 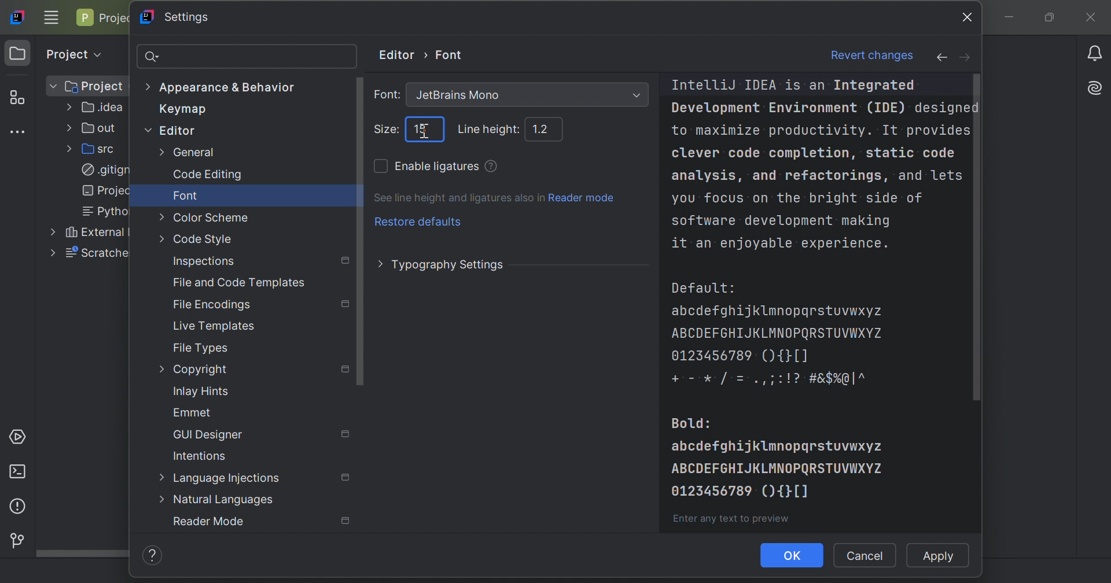 What do you see at coordinates (729, 521) in the screenshot?
I see `Enter any text to preview` at bounding box center [729, 521].